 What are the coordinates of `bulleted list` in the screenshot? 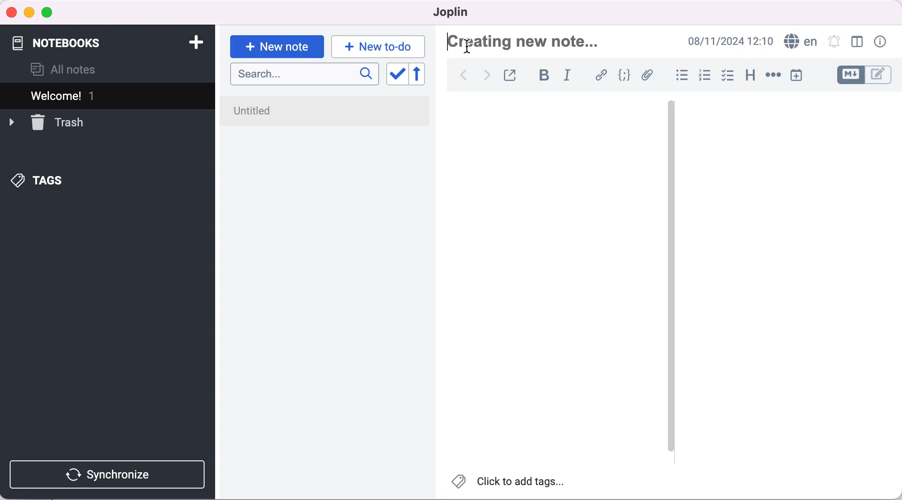 It's located at (682, 75).